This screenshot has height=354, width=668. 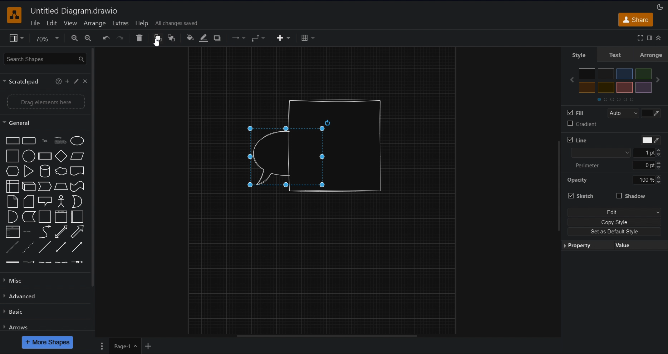 I want to click on Connector with label, so click(x=28, y=262).